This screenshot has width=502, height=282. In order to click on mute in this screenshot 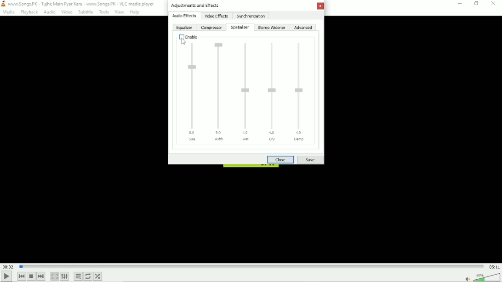, I will do `click(468, 279)`.